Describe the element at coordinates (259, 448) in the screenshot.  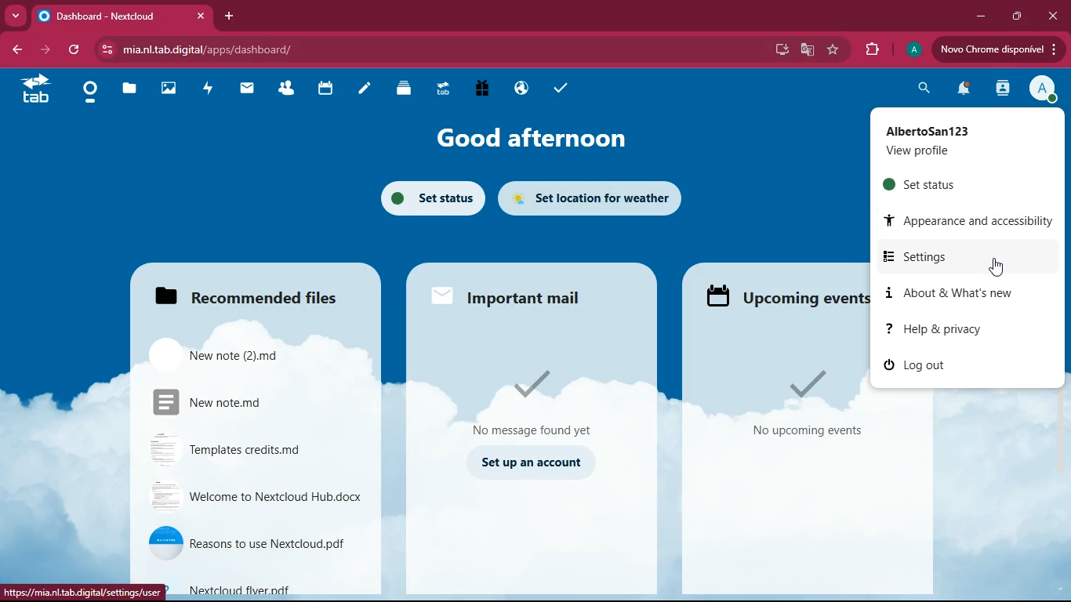
I see `file` at that location.